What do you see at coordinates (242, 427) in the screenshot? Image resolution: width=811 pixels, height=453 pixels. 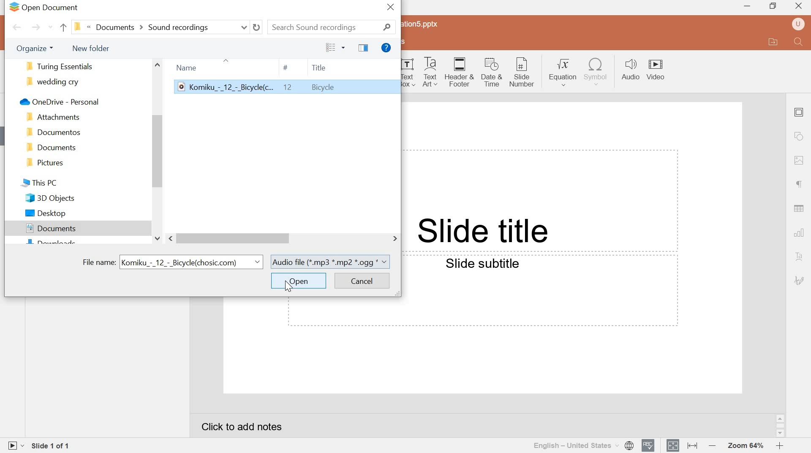 I see `click to add notes` at bounding box center [242, 427].